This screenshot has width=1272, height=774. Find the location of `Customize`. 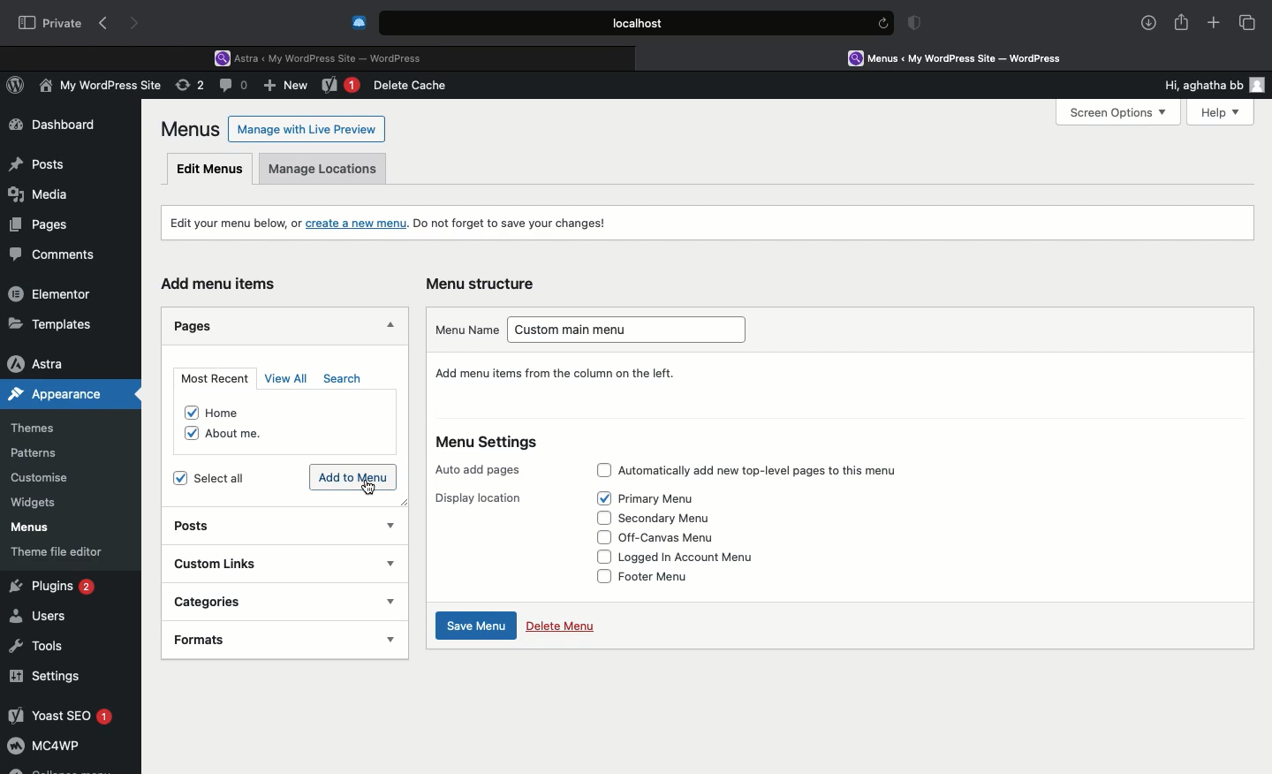

Customize is located at coordinates (42, 481).